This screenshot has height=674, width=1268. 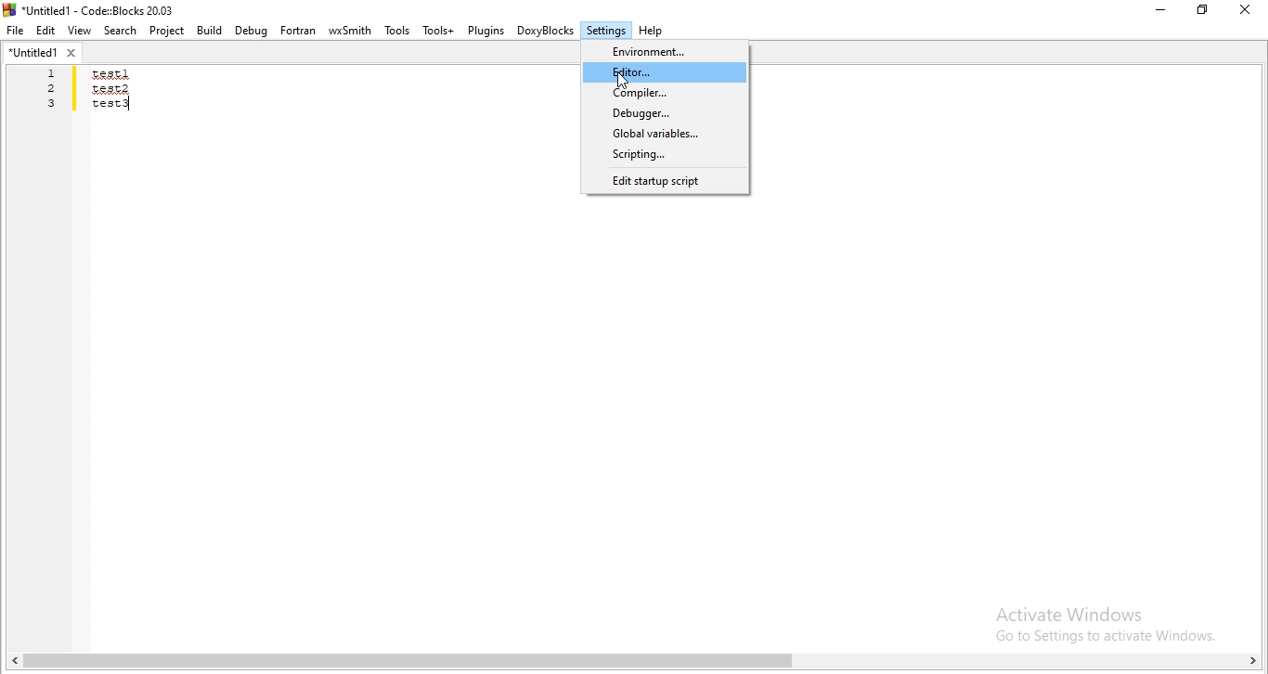 I want to click on Settings , so click(x=606, y=32).